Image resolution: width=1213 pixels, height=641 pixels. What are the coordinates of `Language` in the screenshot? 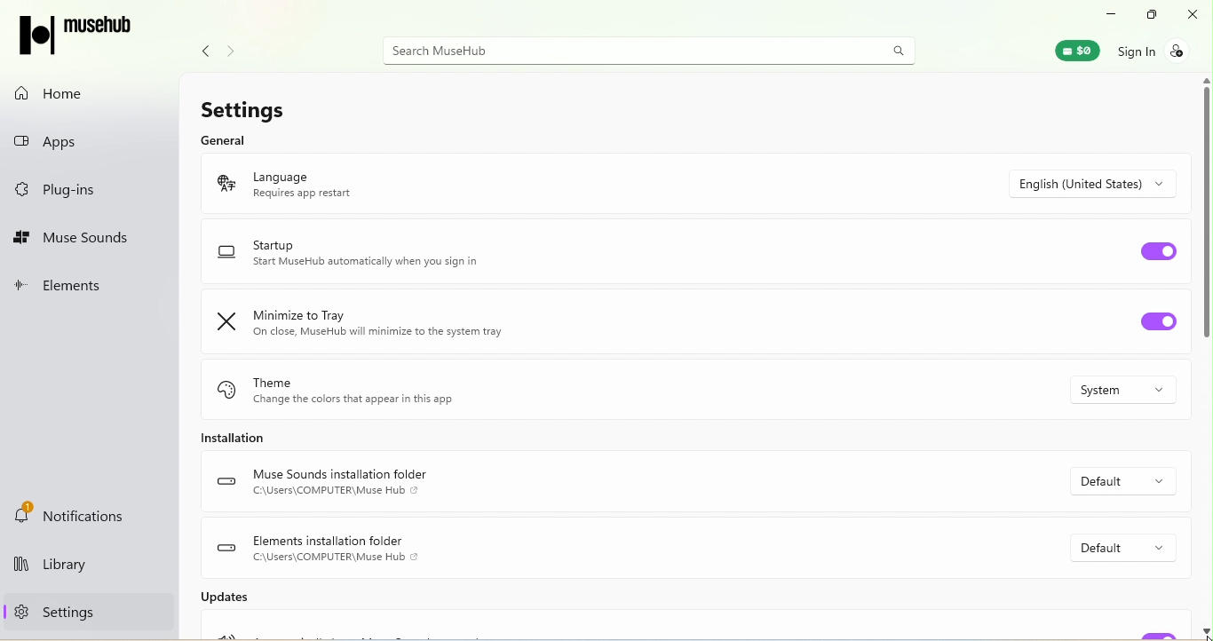 It's located at (280, 177).